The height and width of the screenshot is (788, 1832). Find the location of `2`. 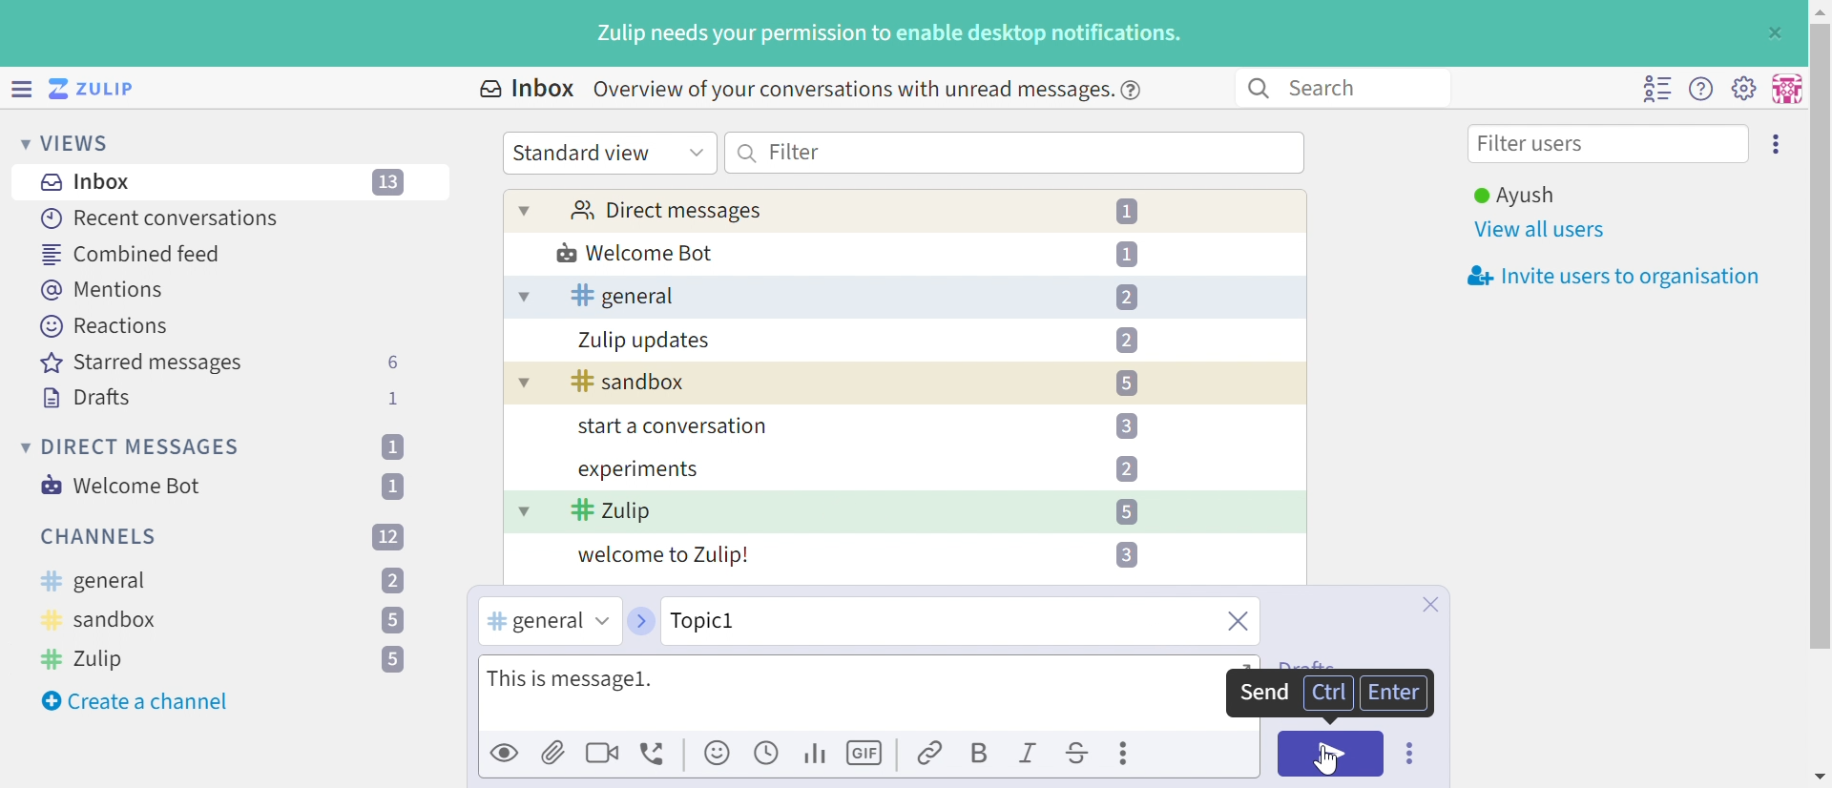

2 is located at coordinates (1126, 340).